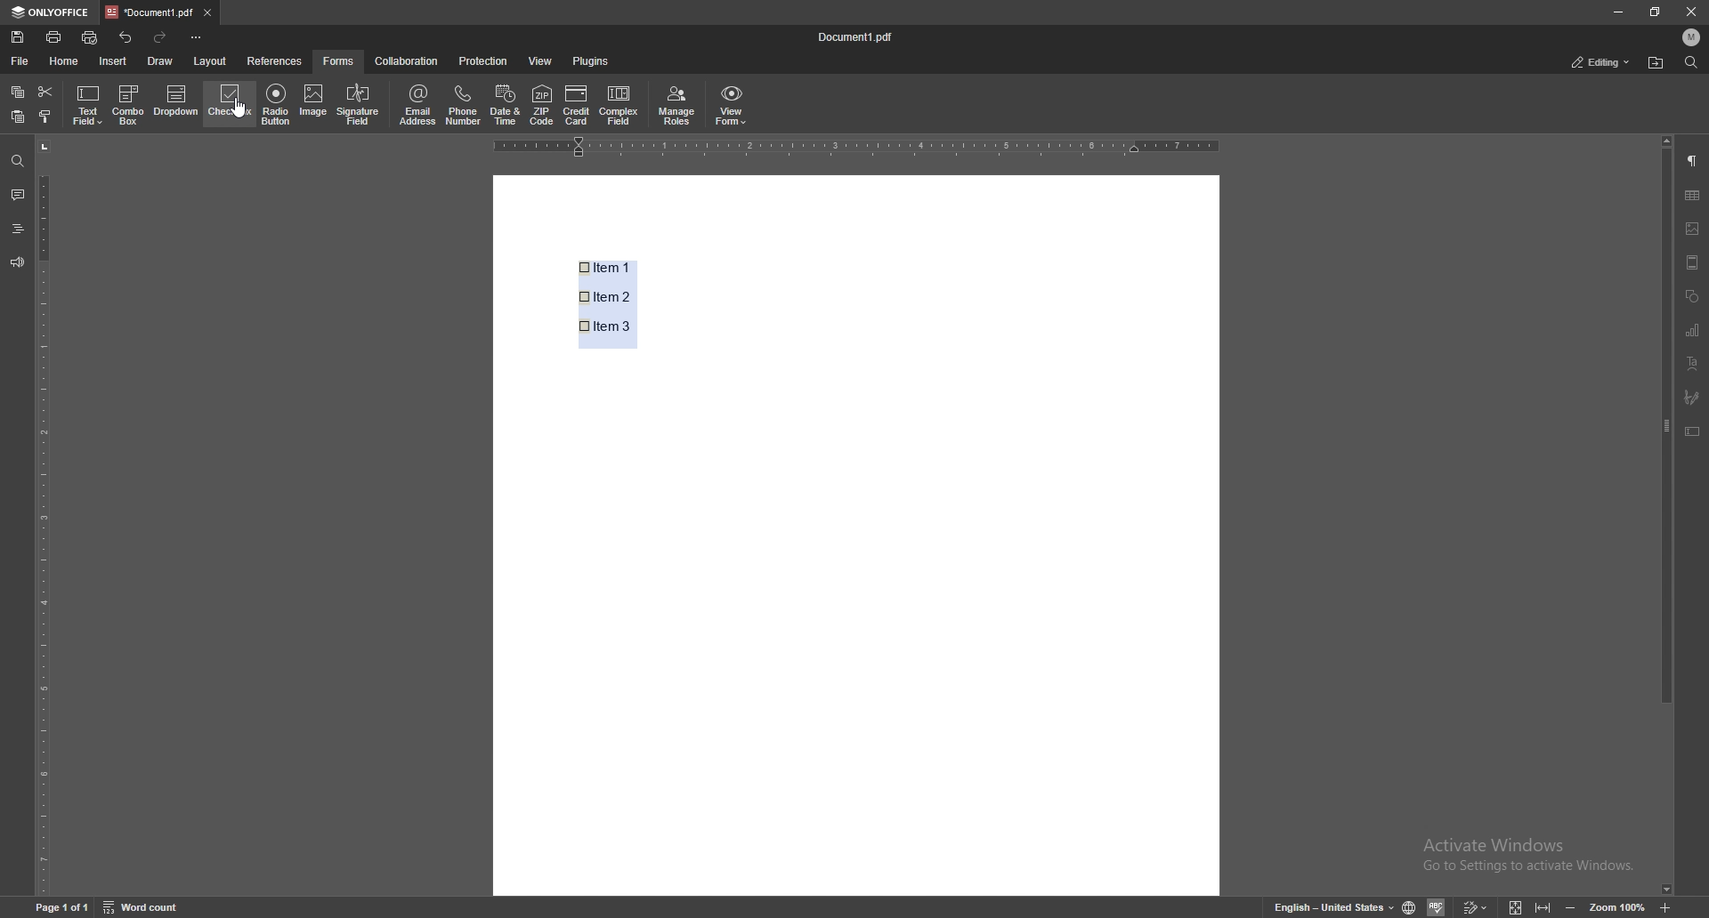 The width and height of the screenshot is (1709, 918). Describe the element at coordinates (1665, 906) in the screenshot. I see `zoom in` at that location.